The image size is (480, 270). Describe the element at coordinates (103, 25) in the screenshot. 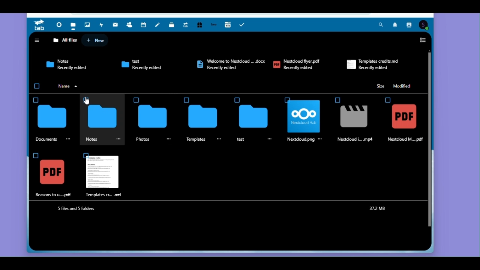

I see `Activity ` at that location.